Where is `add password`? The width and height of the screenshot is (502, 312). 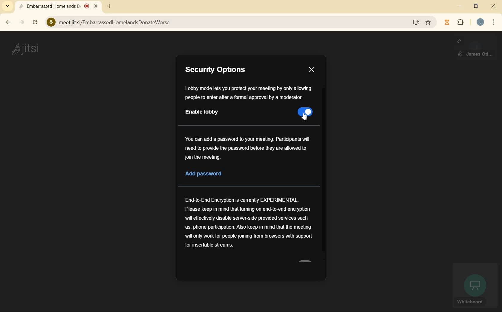 add password is located at coordinates (235, 175).